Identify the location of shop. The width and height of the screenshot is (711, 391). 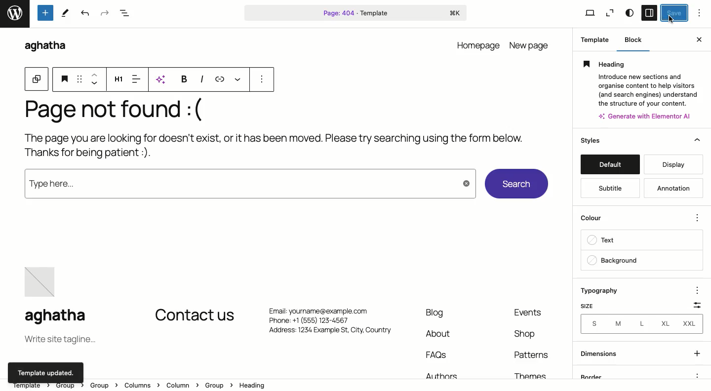
(523, 334).